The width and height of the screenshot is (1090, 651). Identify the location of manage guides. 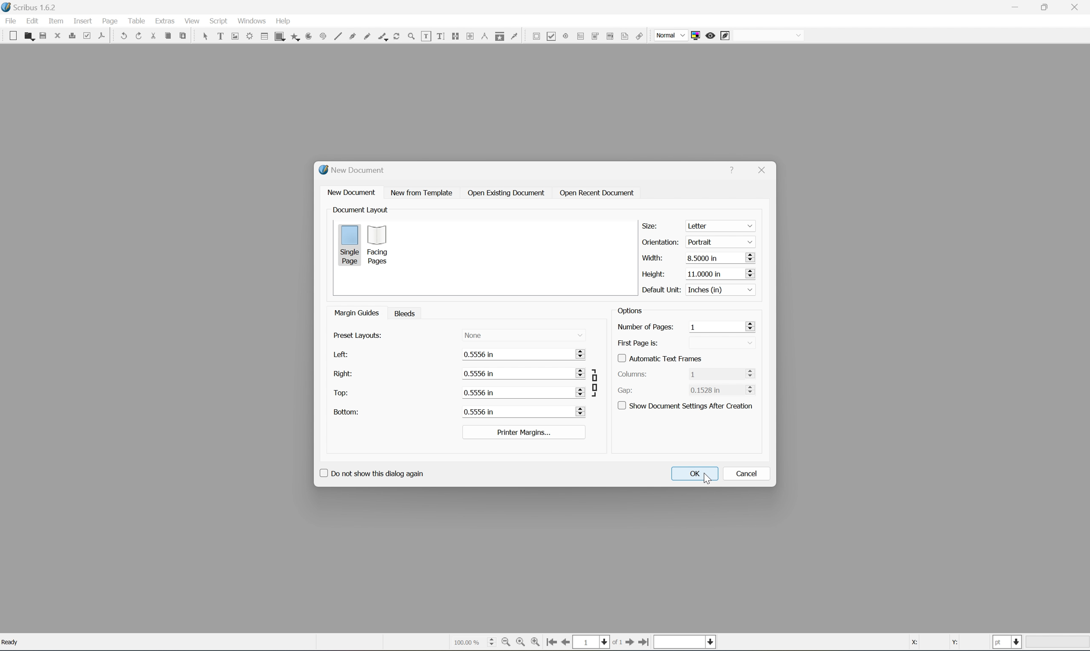
(356, 312).